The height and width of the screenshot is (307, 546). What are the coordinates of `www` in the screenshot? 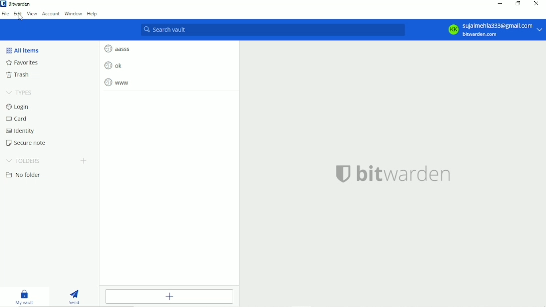 It's located at (117, 82).